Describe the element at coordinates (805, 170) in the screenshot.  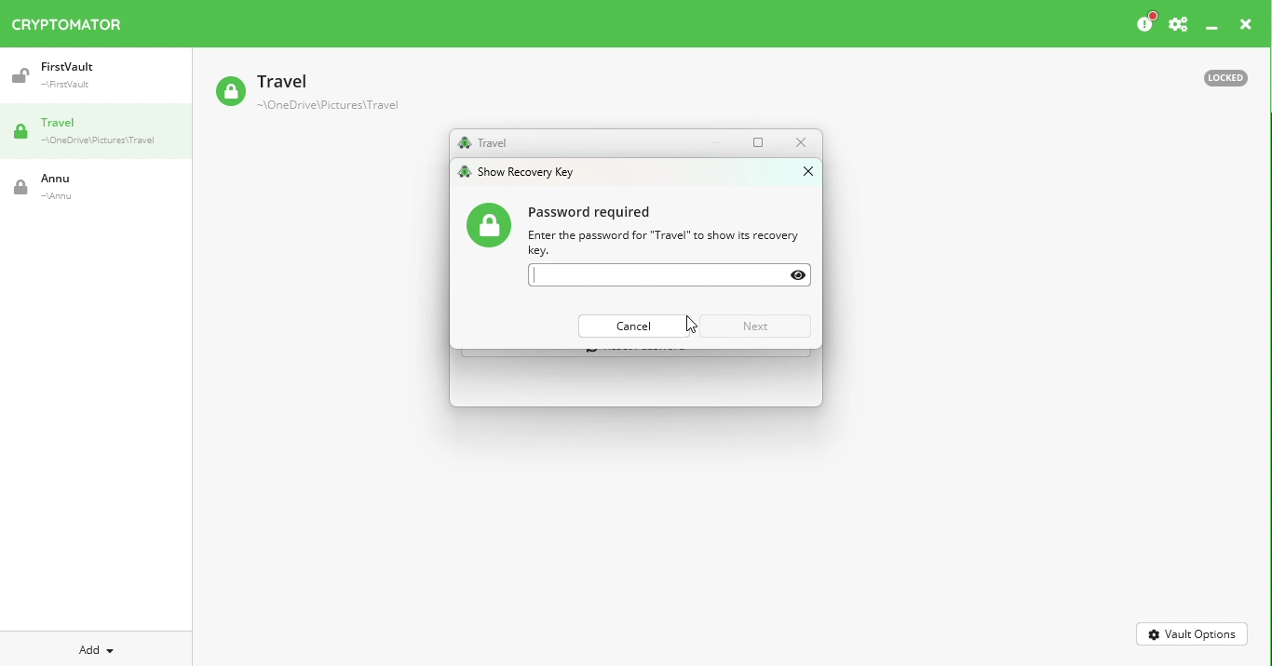
I see `close window` at that location.